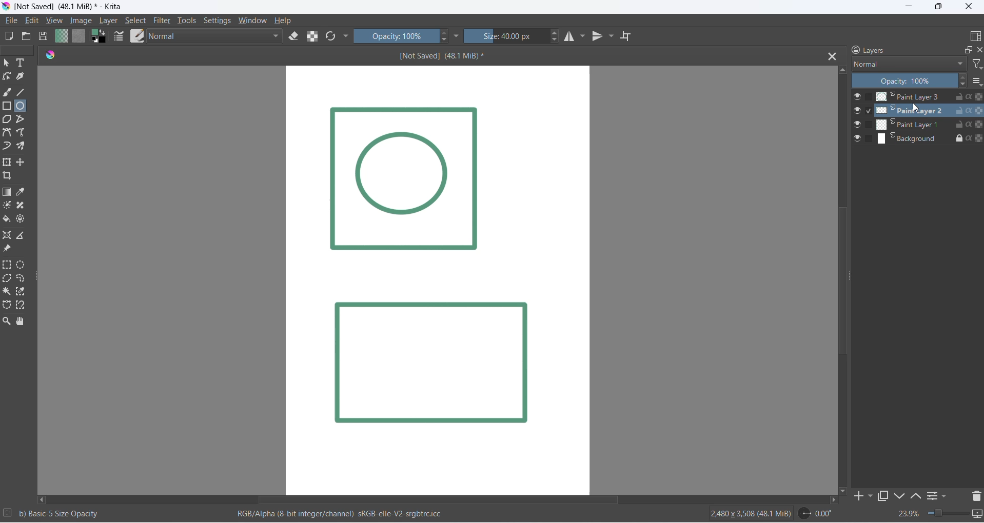 This screenshot has width=984, height=523. What do you see at coordinates (966, 49) in the screenshot?
I see `maximize` at bounding box center [966, 49].